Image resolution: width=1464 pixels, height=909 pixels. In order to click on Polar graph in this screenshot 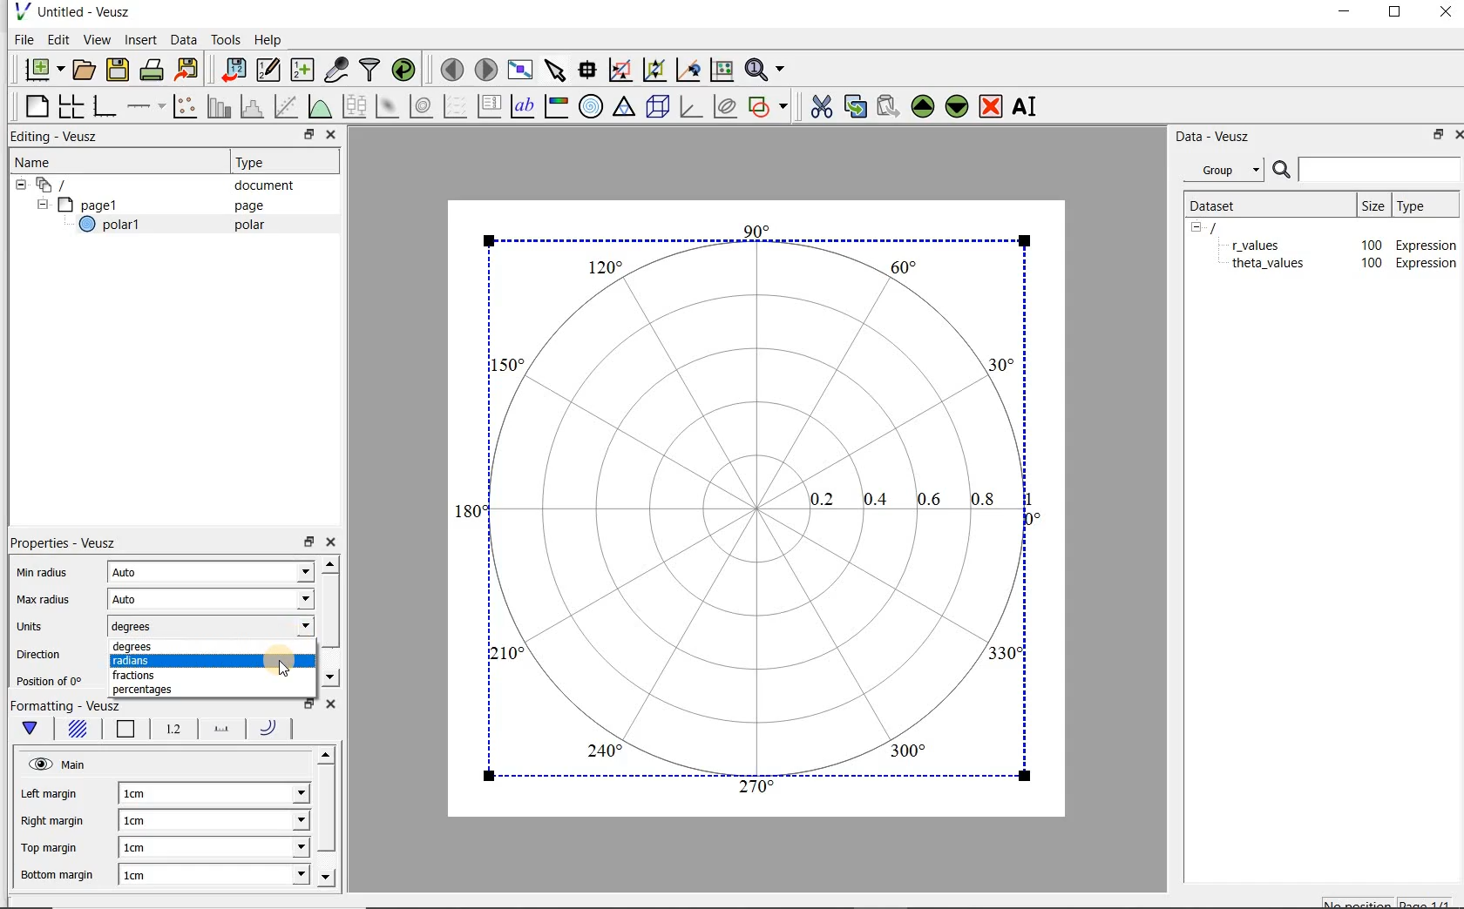, I will do `click(756, 515)`.